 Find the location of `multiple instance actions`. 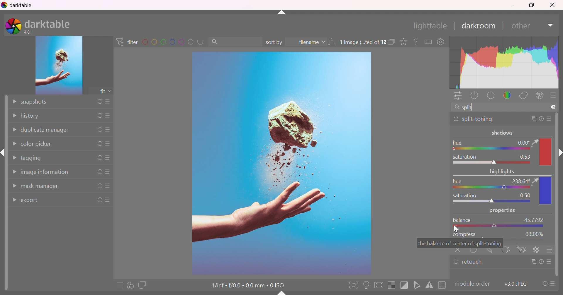

multiple instance actions is located at coordinates (534, 119).